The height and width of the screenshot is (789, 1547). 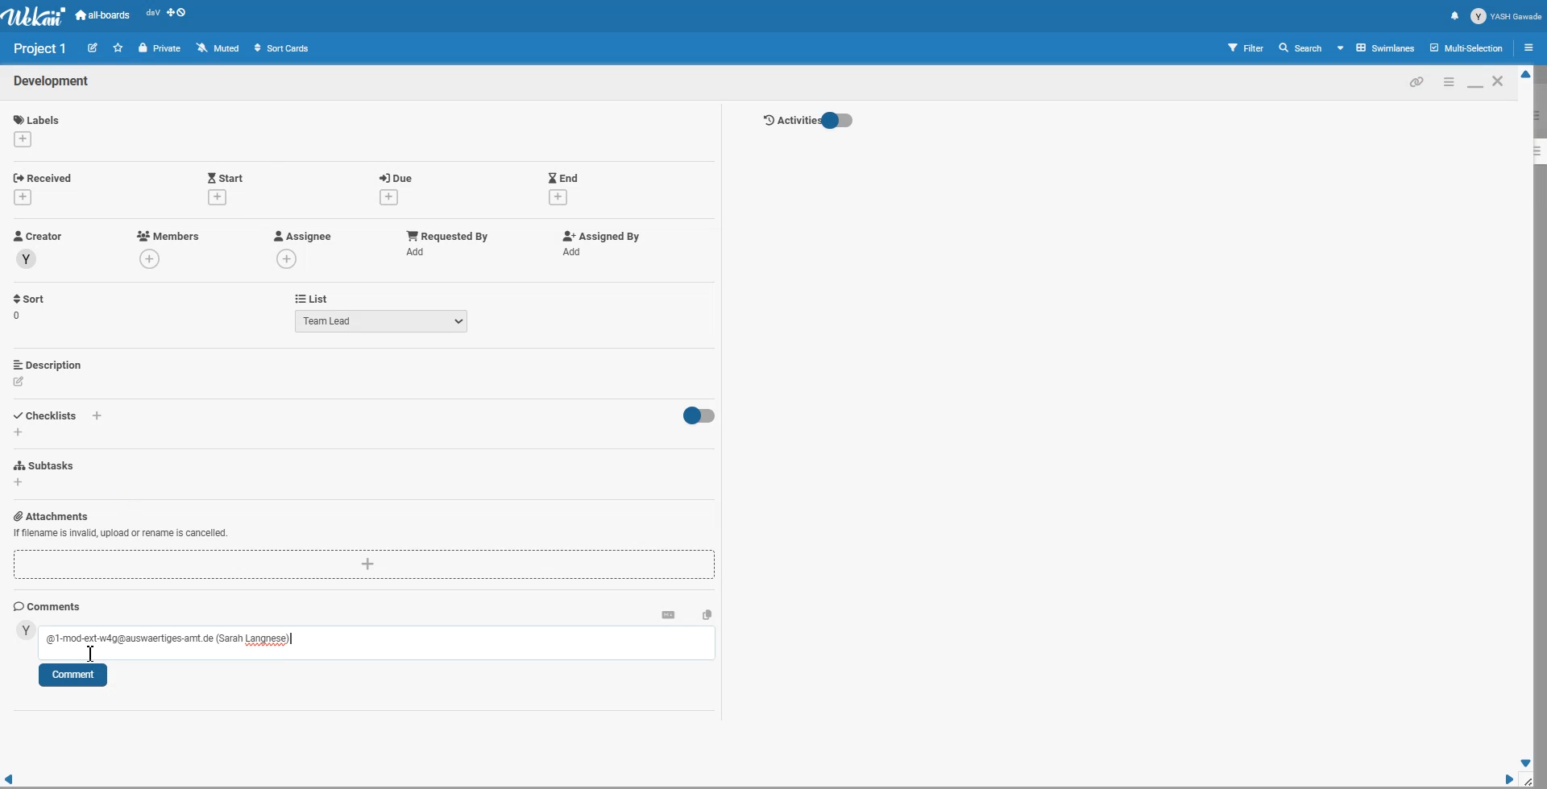 What do you see at coordinates (599, 236) in the screenshot?
I see `Add Assigned By` at bounding box center [599, 236].